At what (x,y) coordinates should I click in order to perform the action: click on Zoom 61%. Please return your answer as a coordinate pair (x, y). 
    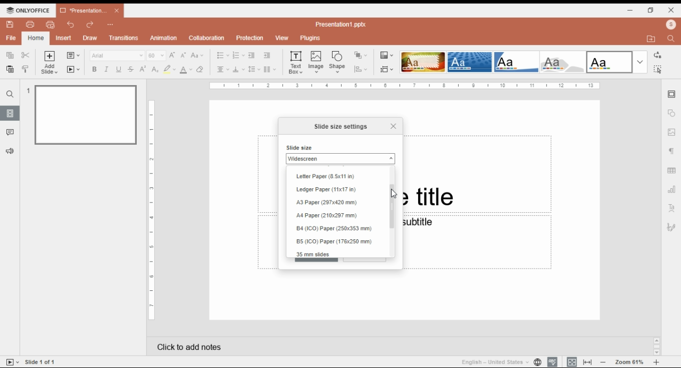
    Looking at the image, I should click on (630, 361).